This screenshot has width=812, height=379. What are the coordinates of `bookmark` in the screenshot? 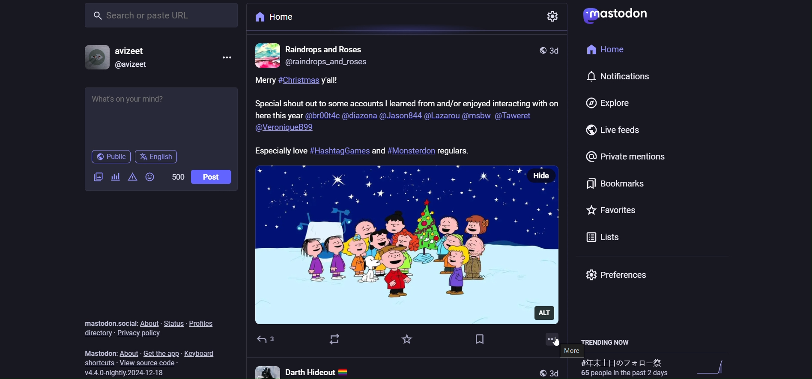 It's located at (480, 340).